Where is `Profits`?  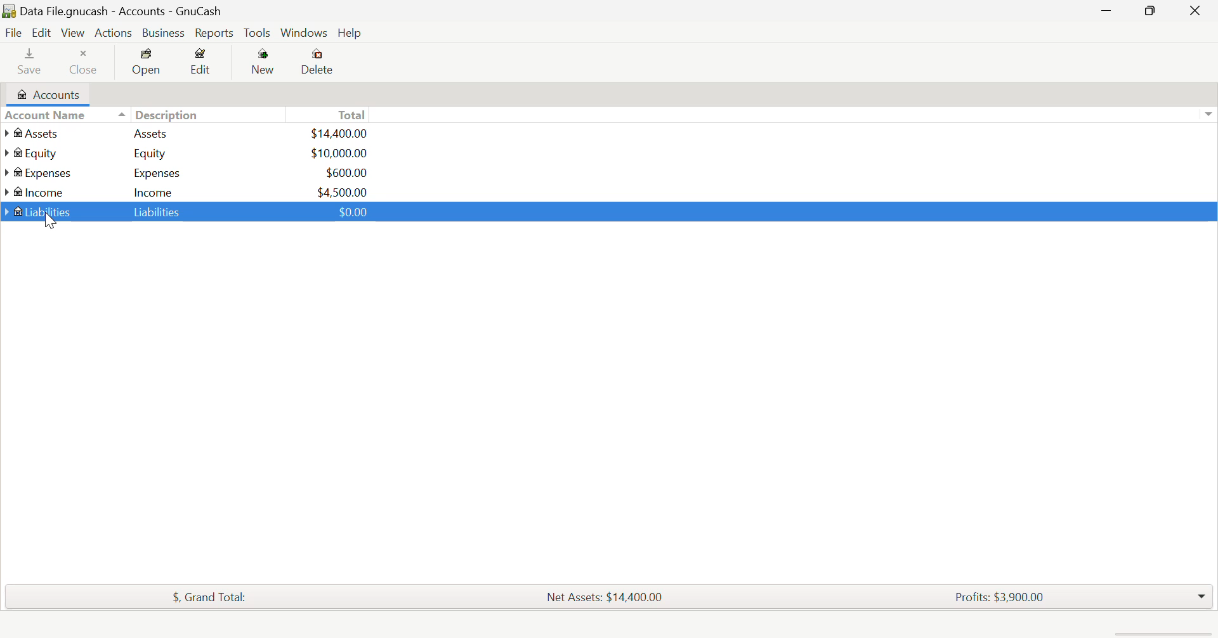
Profits is located at coordinates (994, 596).